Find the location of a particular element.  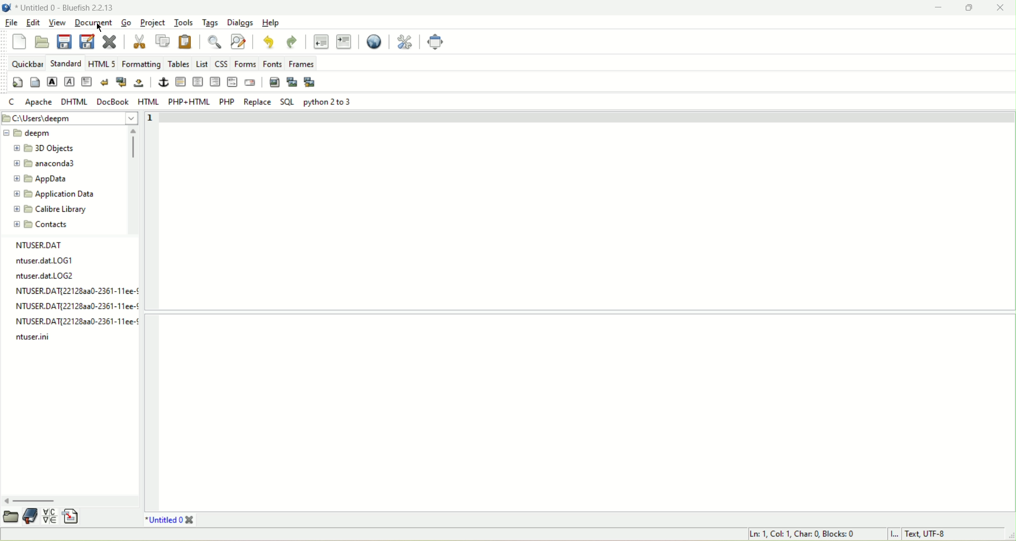

non breaking space is located at coordinates (138, 82).